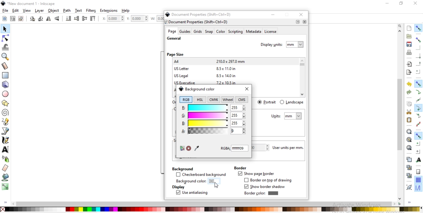 The height and width of the screenshot is (213, 423). I want to click on tweak objects by sculpting or painting, so click(6, 47).